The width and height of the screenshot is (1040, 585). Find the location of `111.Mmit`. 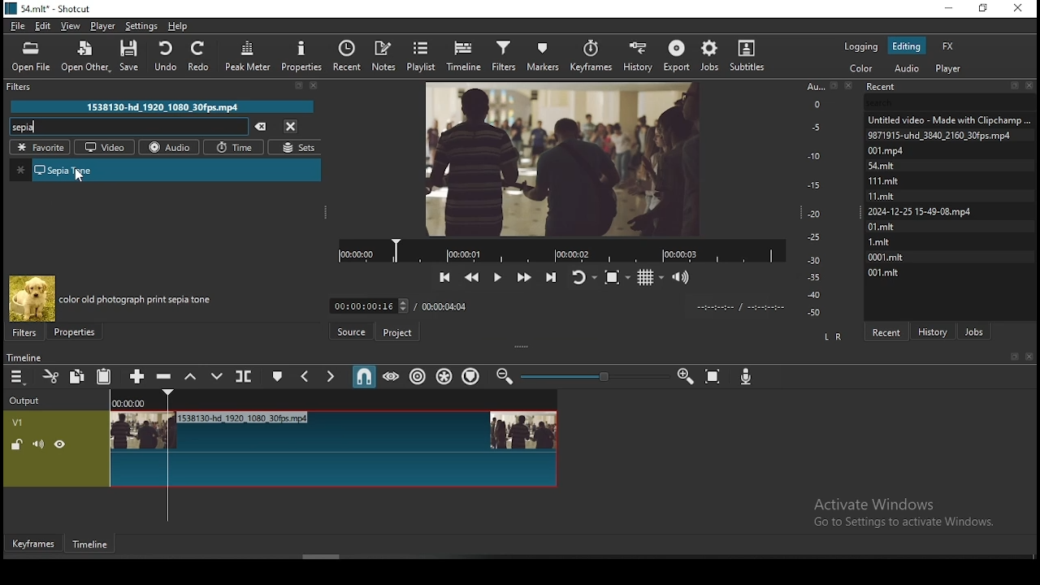

111.Mmit is located at coordinates (885, 180).